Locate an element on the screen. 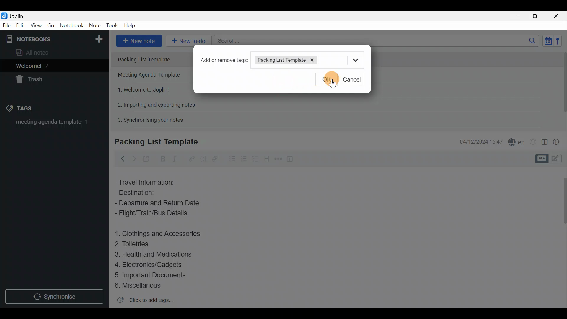 This screenshot has height=319, width=567. Toiletries is located at coordinates (136, 245).